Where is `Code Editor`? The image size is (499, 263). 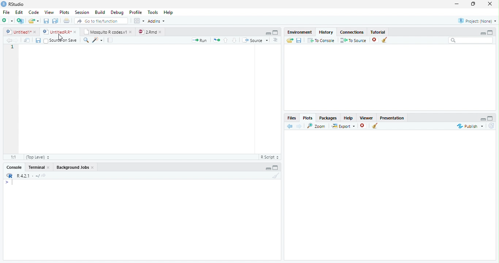 Code Editor is located at coordinates (136, 99).